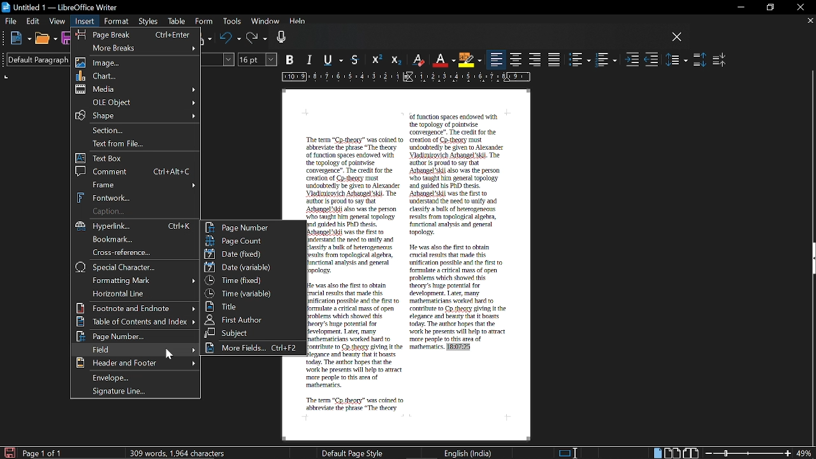  What do you see at coordinates (134, 33) in the screenshot?
I see `Page break` at bounding box center [134, 33].